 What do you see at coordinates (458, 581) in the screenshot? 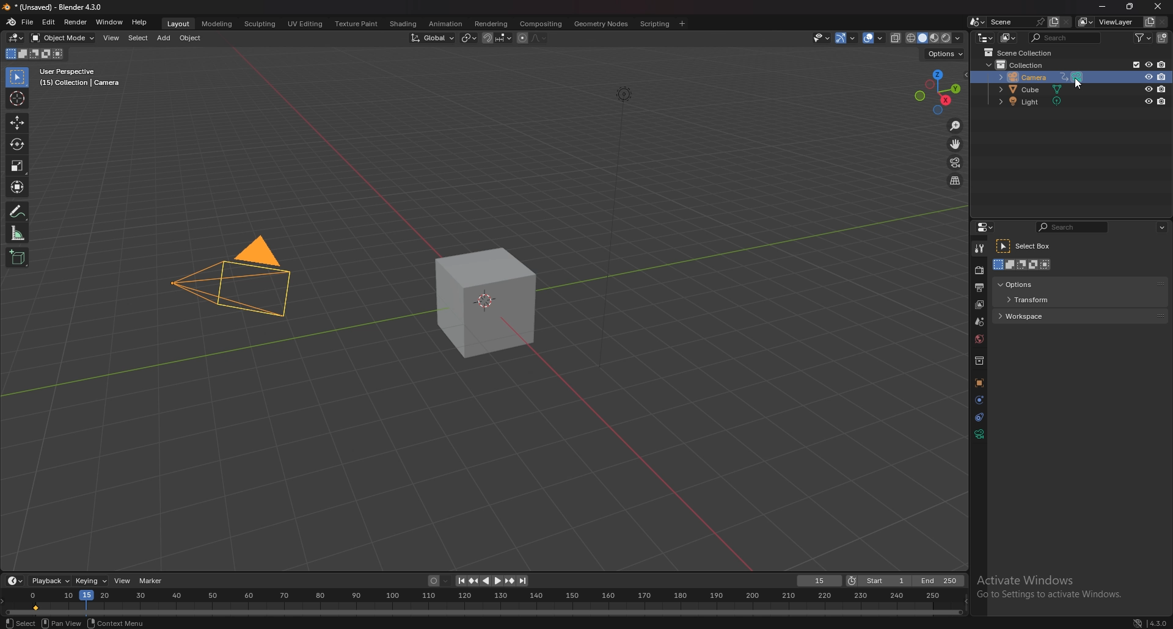
I see `jump to endpoint` at bounding box center [458, 581].